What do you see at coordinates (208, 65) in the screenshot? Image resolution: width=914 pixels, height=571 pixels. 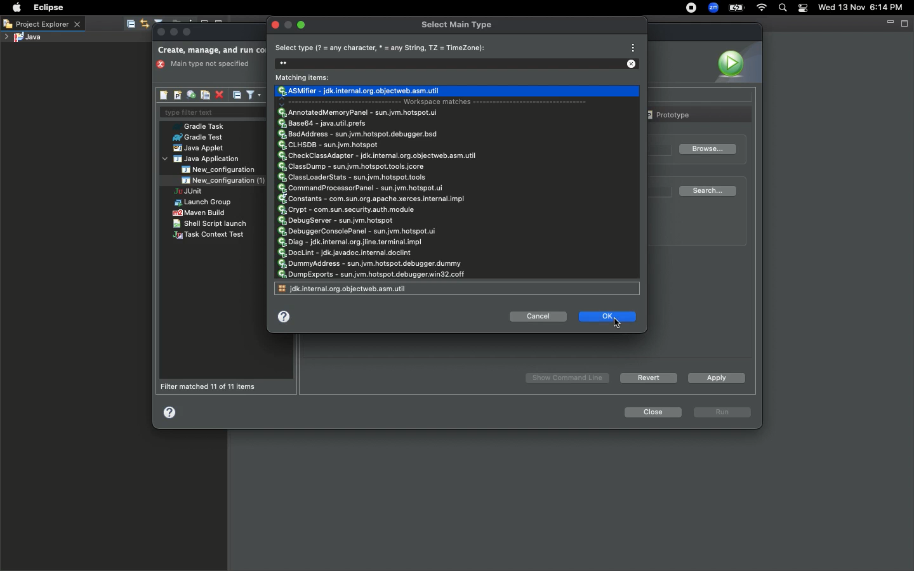 I see `main type not specified` at bounding box center [208, 65].